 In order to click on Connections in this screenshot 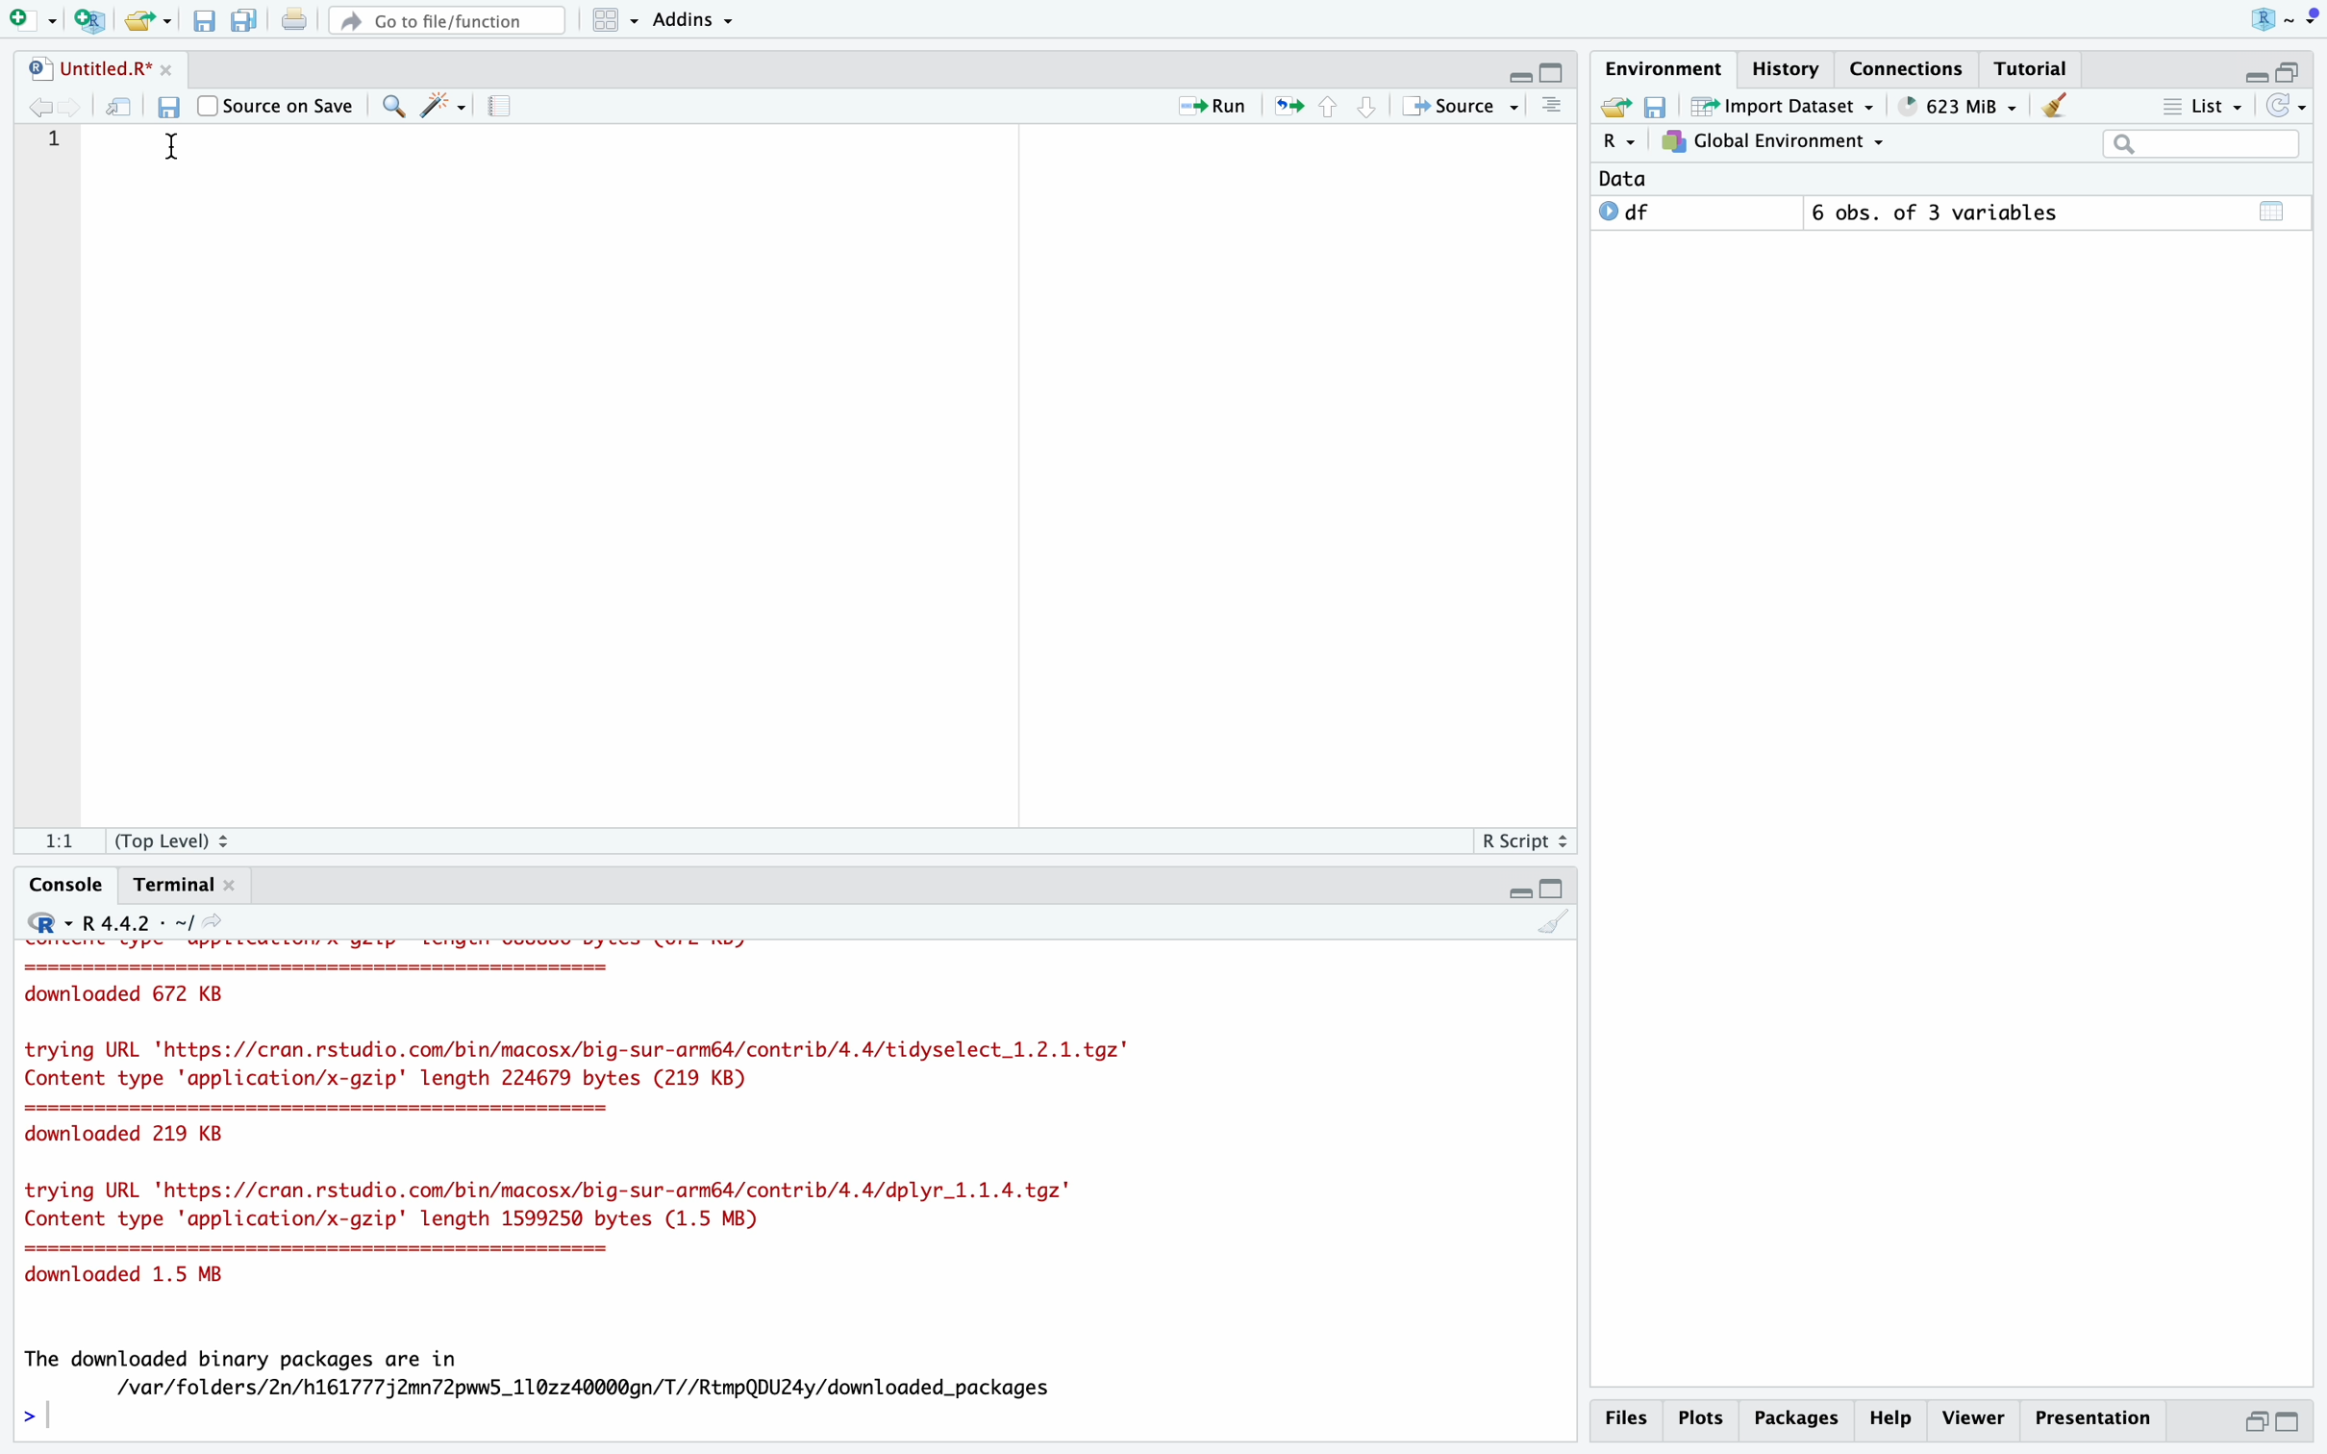, I will do `click(1907, 69)`.